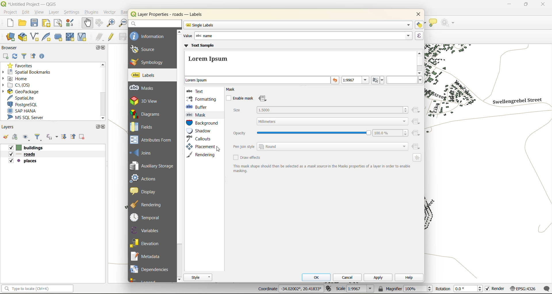 The image size is (552, 294). What do you see at coordinates (148, 257) in the screenshot?
I see `metadata` at bounding box center [148, 257].